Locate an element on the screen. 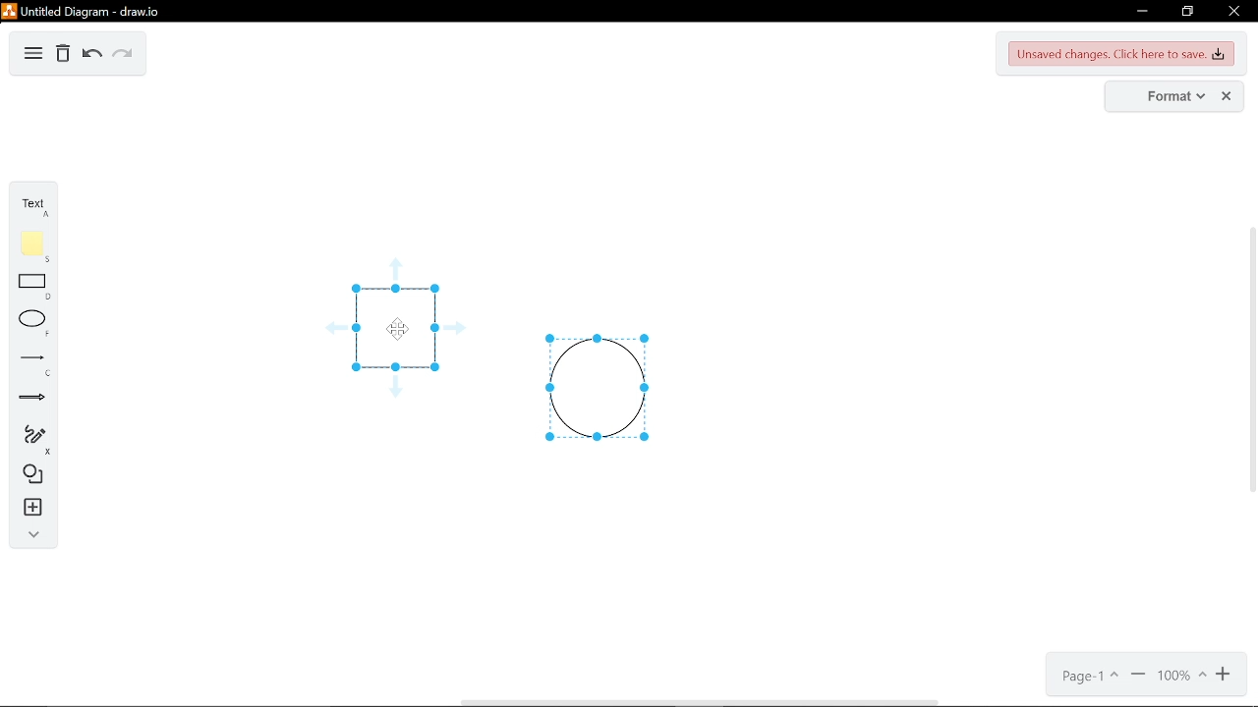  shapes is located at coordinates (29, 475).